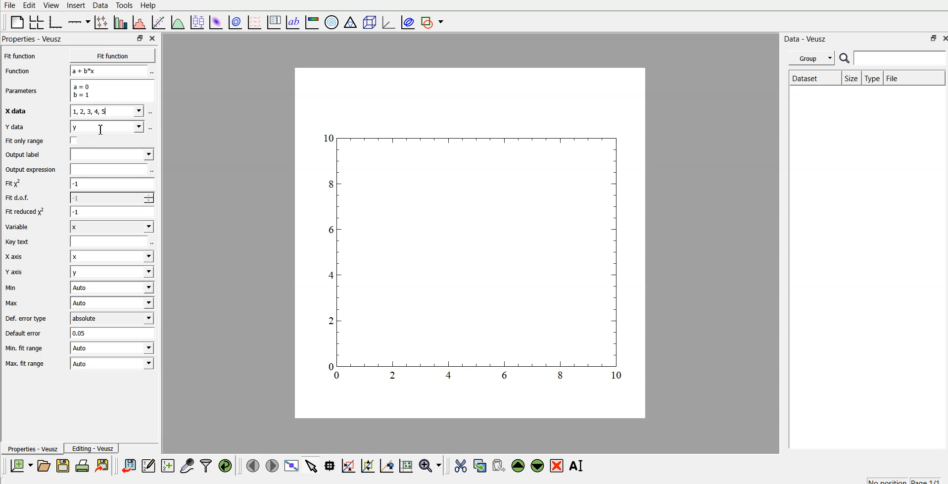 Image resolution: width=948 pixels, height=484 pixels. Describe the element at coordinates (34, 40) in the screenshot. I see `Properties - Veusz` at that location.